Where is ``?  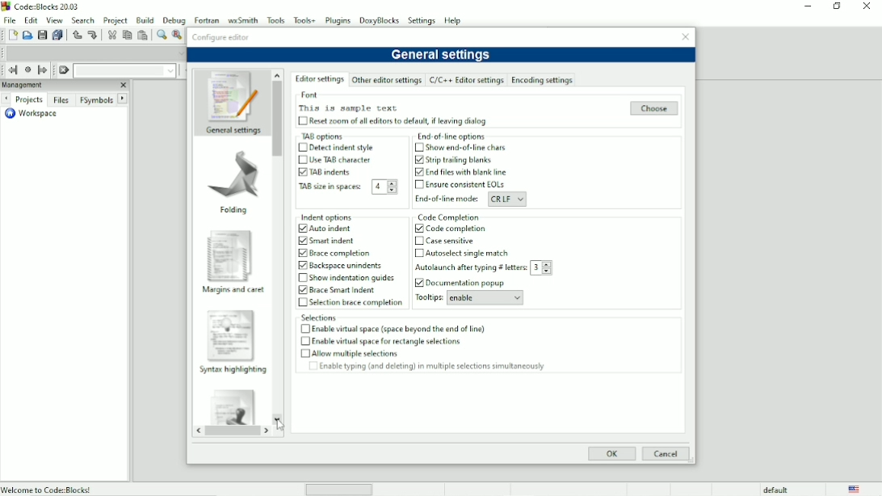
 is located at coordinates (418, 159).